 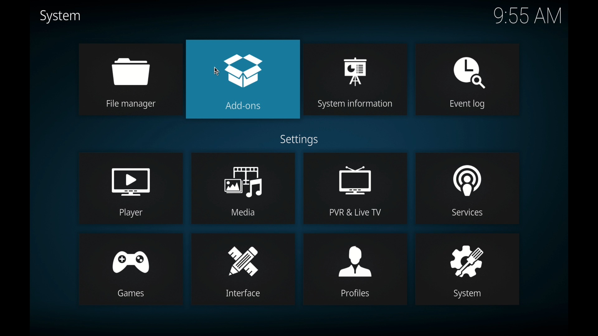 What do you see at coordinates (243, 80) in the screenshot?
I see `add-ons` at bounding box center [243, 80].